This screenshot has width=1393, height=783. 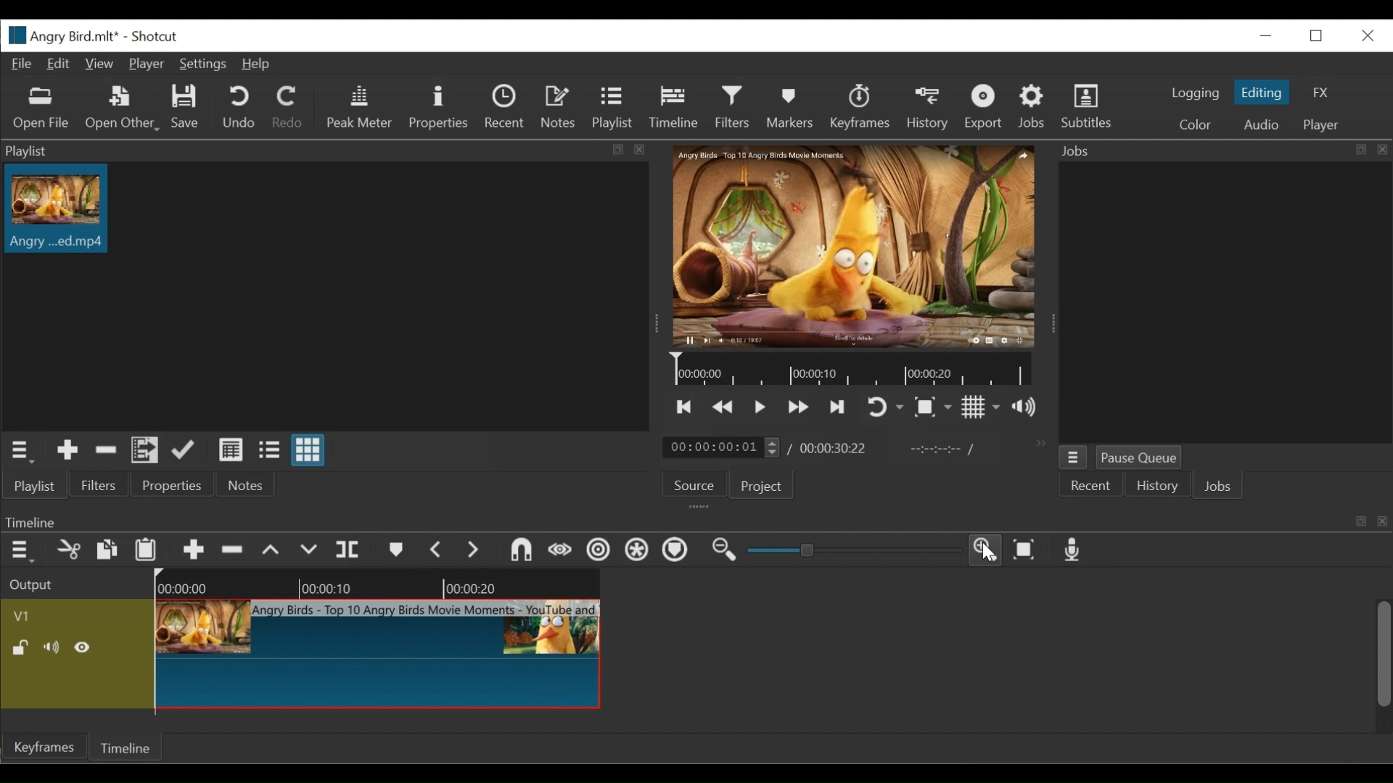 What do you see at coordinates (233, 548) in the screenshot?
I see `Remove cut` at bounding box center [233, 548].